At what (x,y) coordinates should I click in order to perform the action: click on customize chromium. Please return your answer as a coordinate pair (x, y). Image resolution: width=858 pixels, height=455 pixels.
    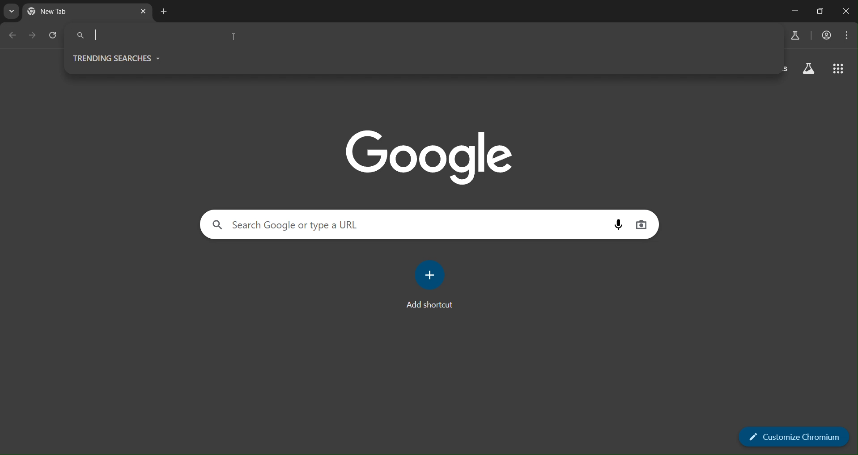
    Looking at the image, I should click on (794, 437).